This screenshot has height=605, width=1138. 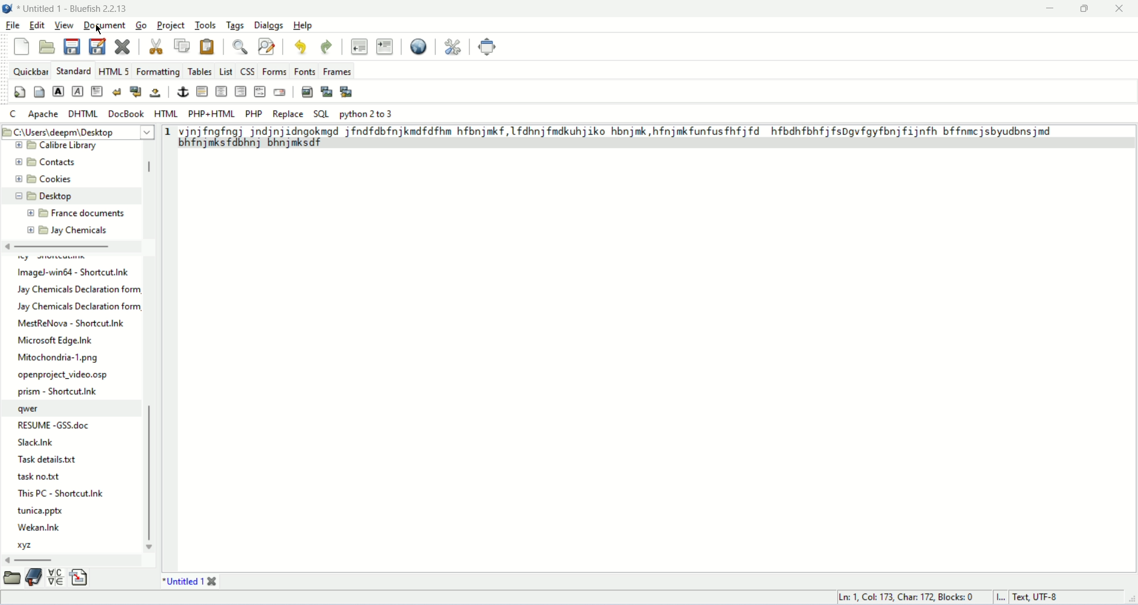 I want to click on Cookies, so click(x=62, y=180).